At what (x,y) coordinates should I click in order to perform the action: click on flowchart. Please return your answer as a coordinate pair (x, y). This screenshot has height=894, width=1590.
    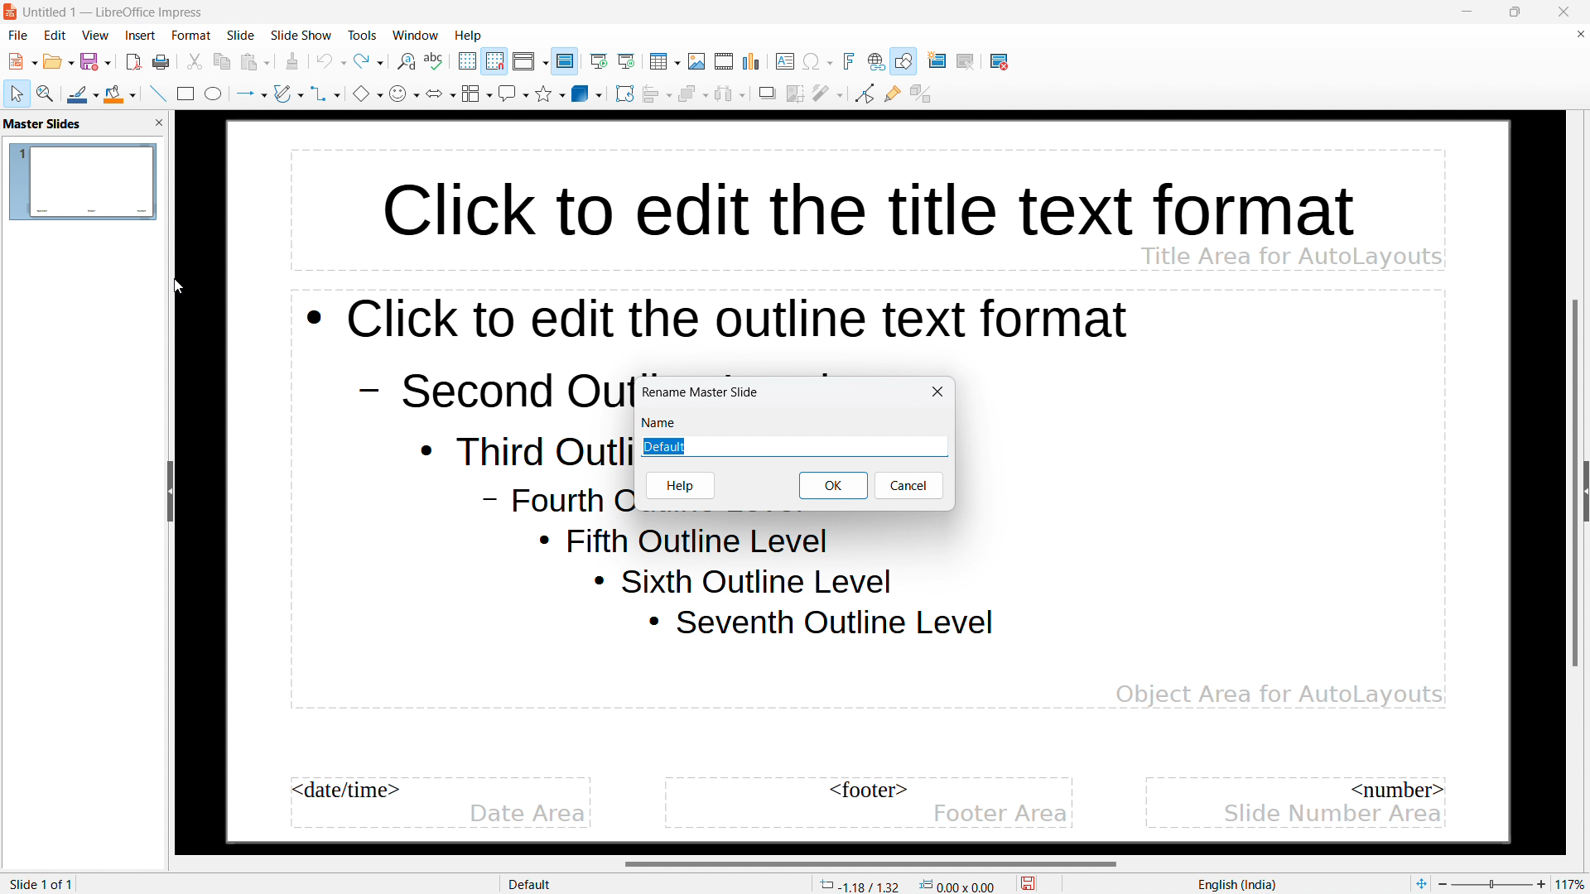
    Looking at the image, I should click on (477, 94).